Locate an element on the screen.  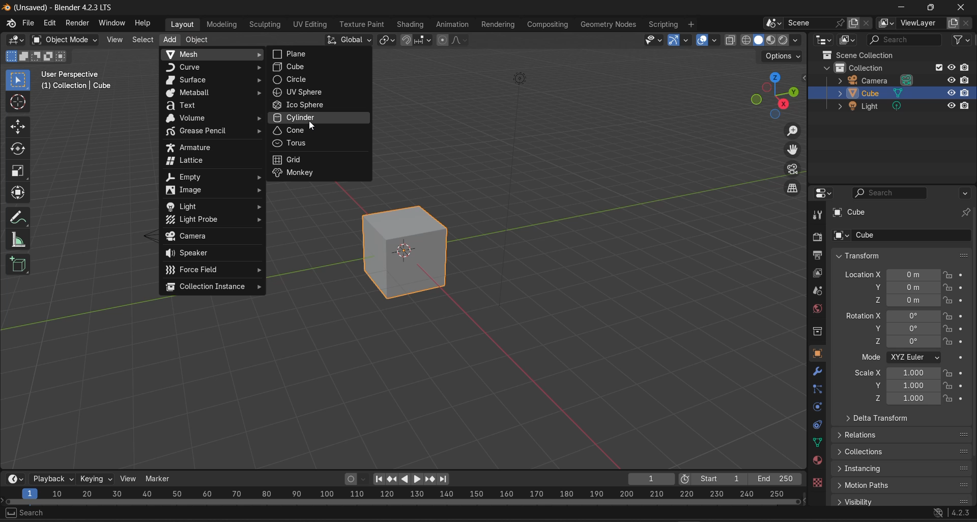
lattice is located at coordinates (212, 161).